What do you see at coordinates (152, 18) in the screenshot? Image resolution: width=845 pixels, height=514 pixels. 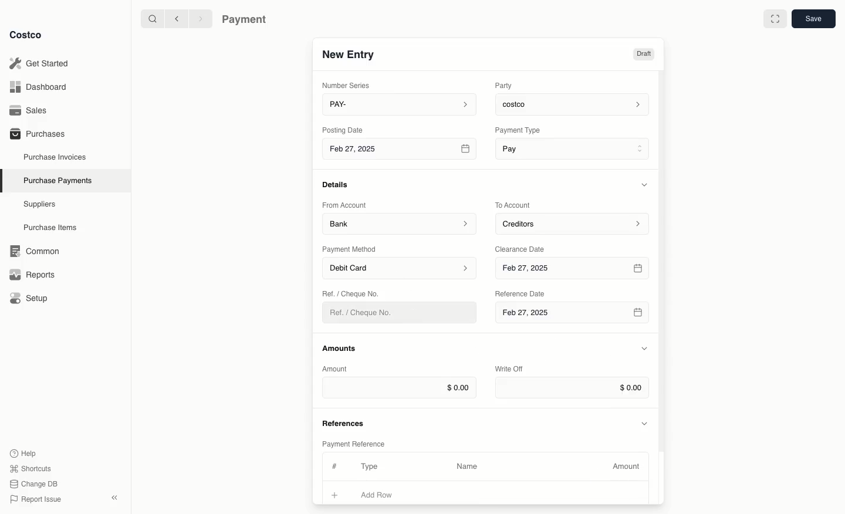 I see `Search` at bounding box center [152, 18].